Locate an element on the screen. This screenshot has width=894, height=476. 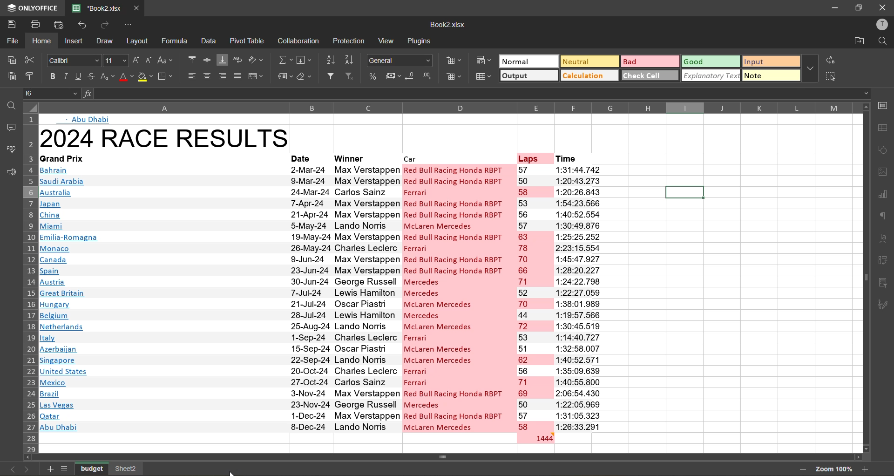
align right is located at coordinates (222, 77).